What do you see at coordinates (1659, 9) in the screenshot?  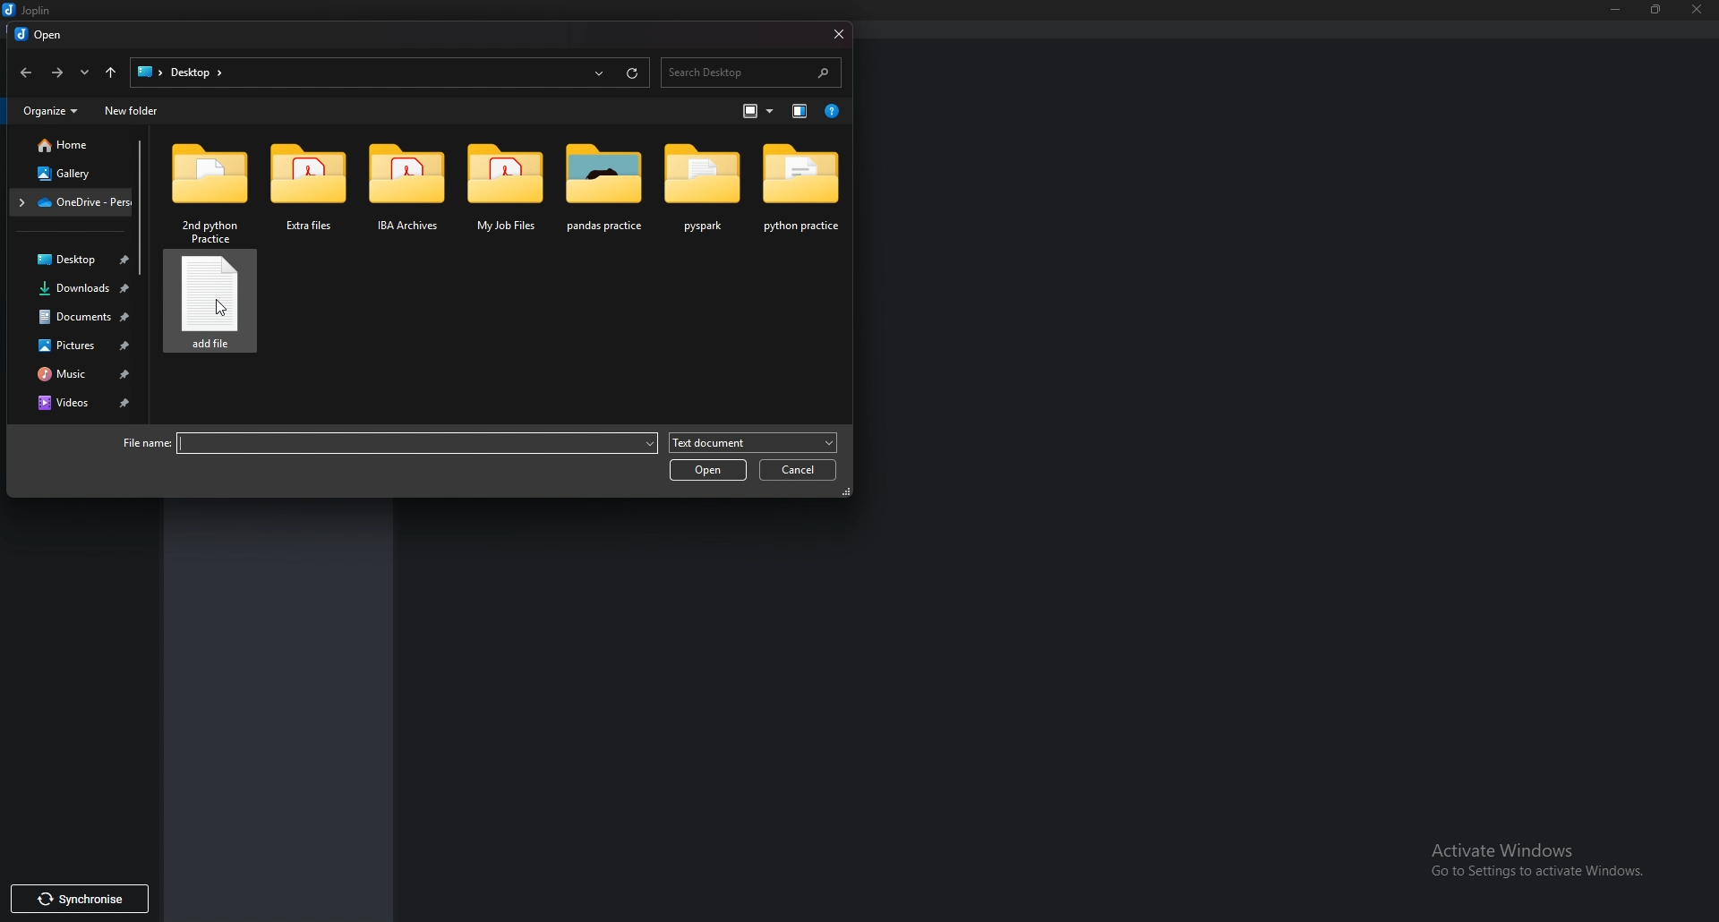 I see `Resize` at bounding box center [1659, 9].